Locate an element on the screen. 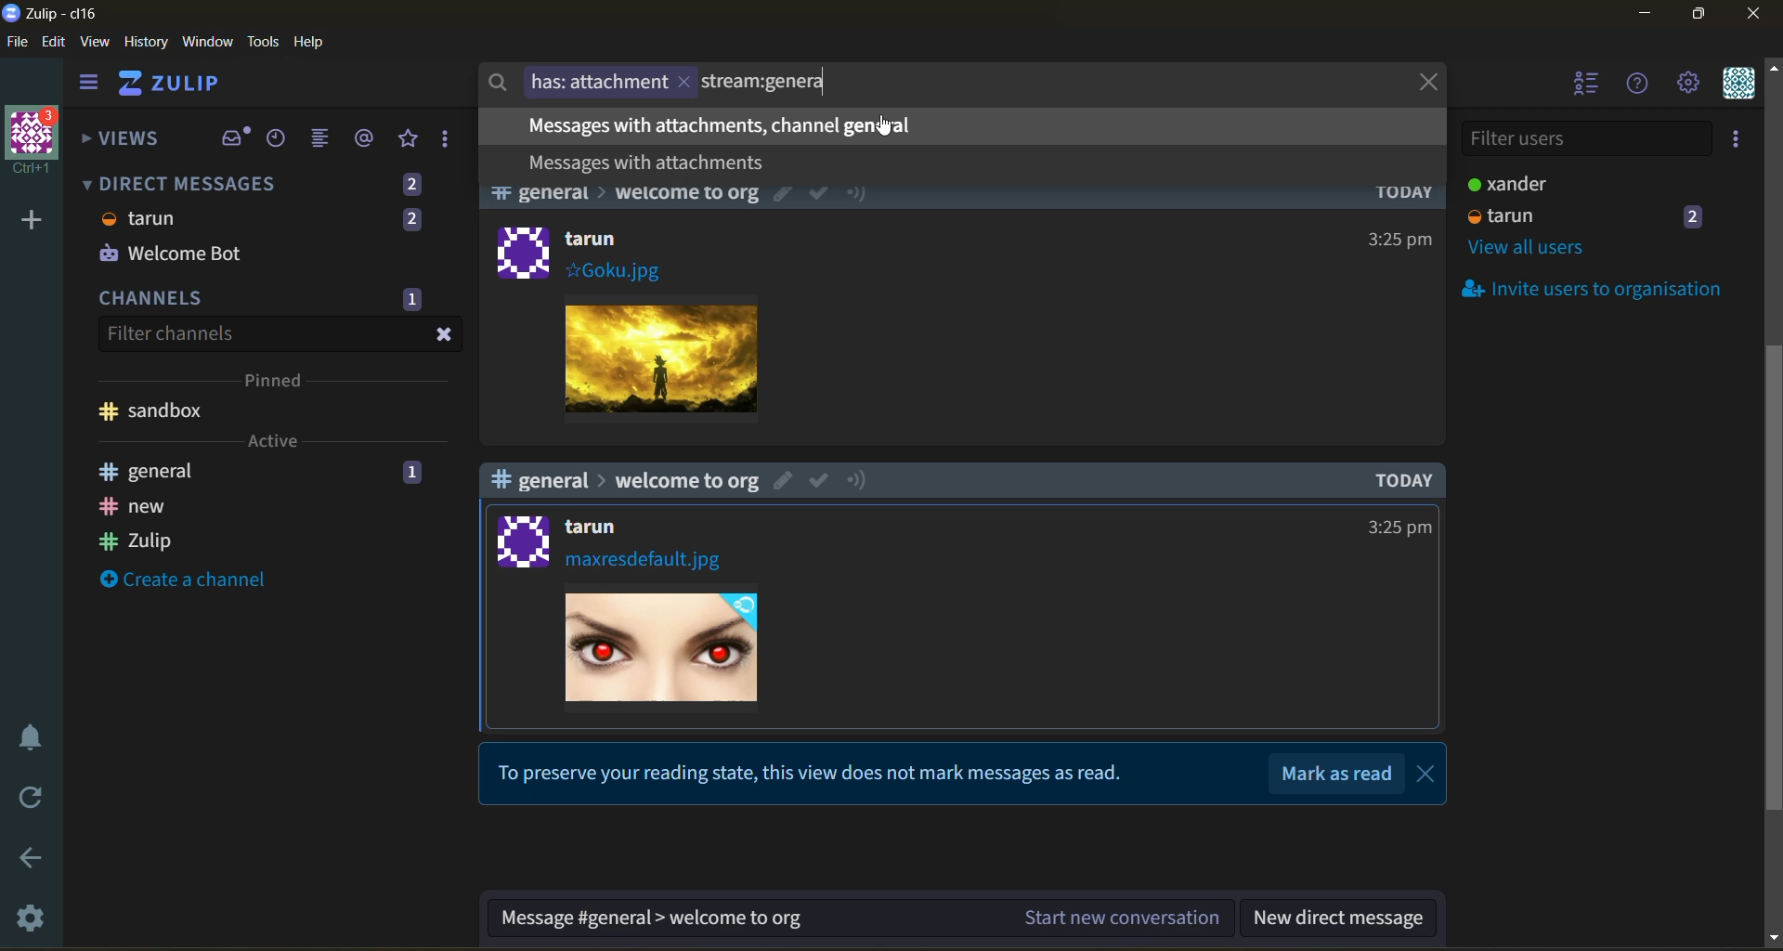 Image resolution: width=1783 pixels, height=951 pixels. window is located at coordinates (207, 42).